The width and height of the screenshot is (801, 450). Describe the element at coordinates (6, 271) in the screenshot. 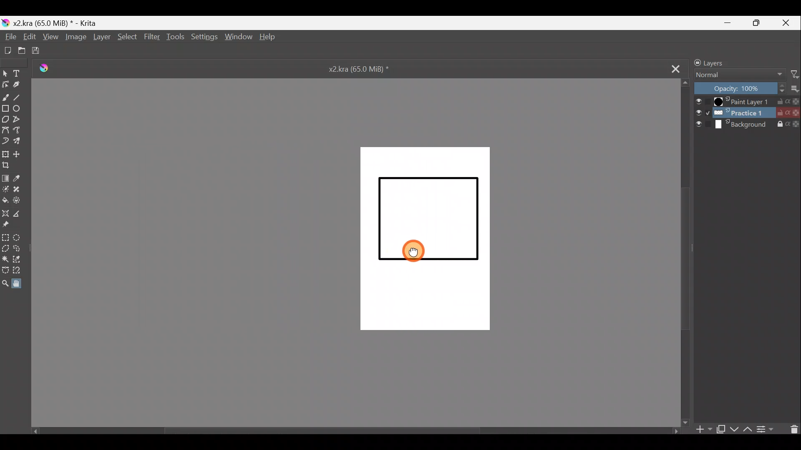

I see `Bezier curve selection tool` at that location.